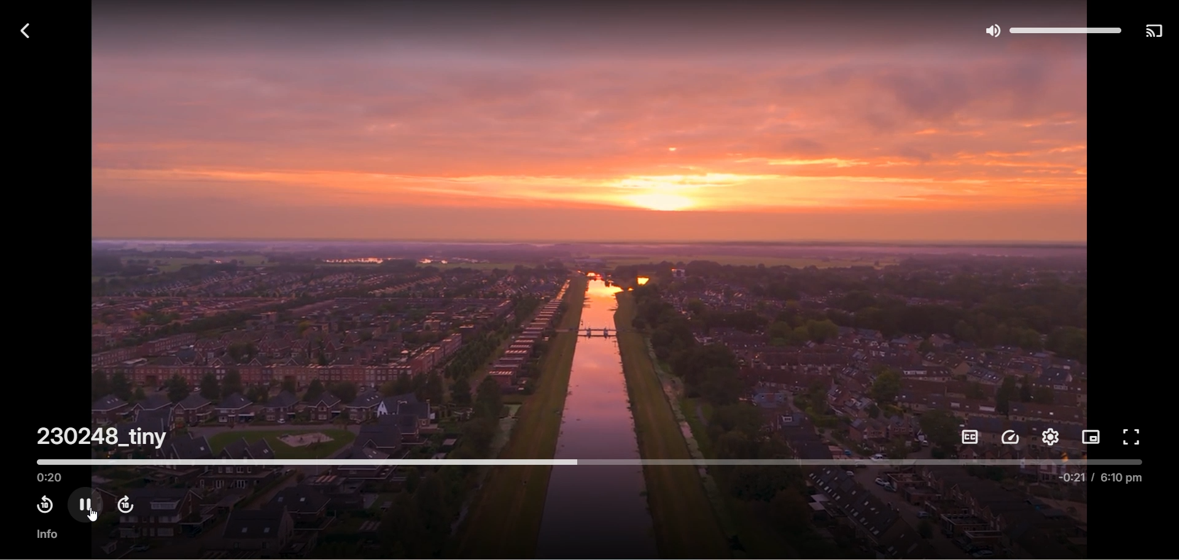  What do you see at coordinates (1051, 437) in the screenshot?
I see `settings` at bounding box center [1051, 437].